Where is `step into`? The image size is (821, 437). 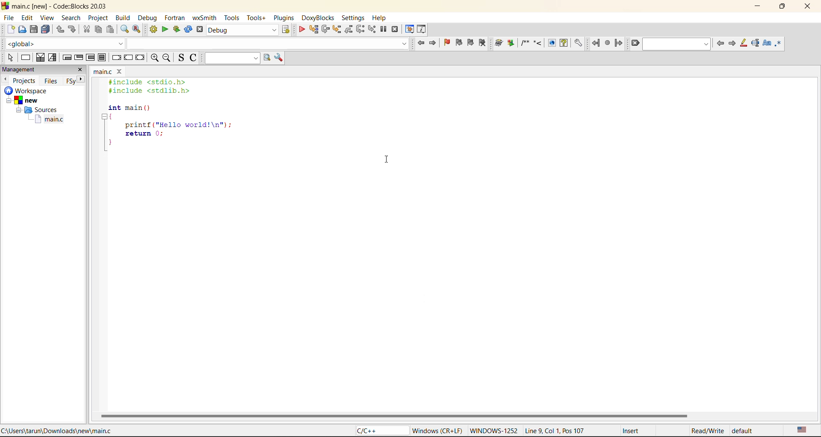
step into is located at coordinates (337, 30).